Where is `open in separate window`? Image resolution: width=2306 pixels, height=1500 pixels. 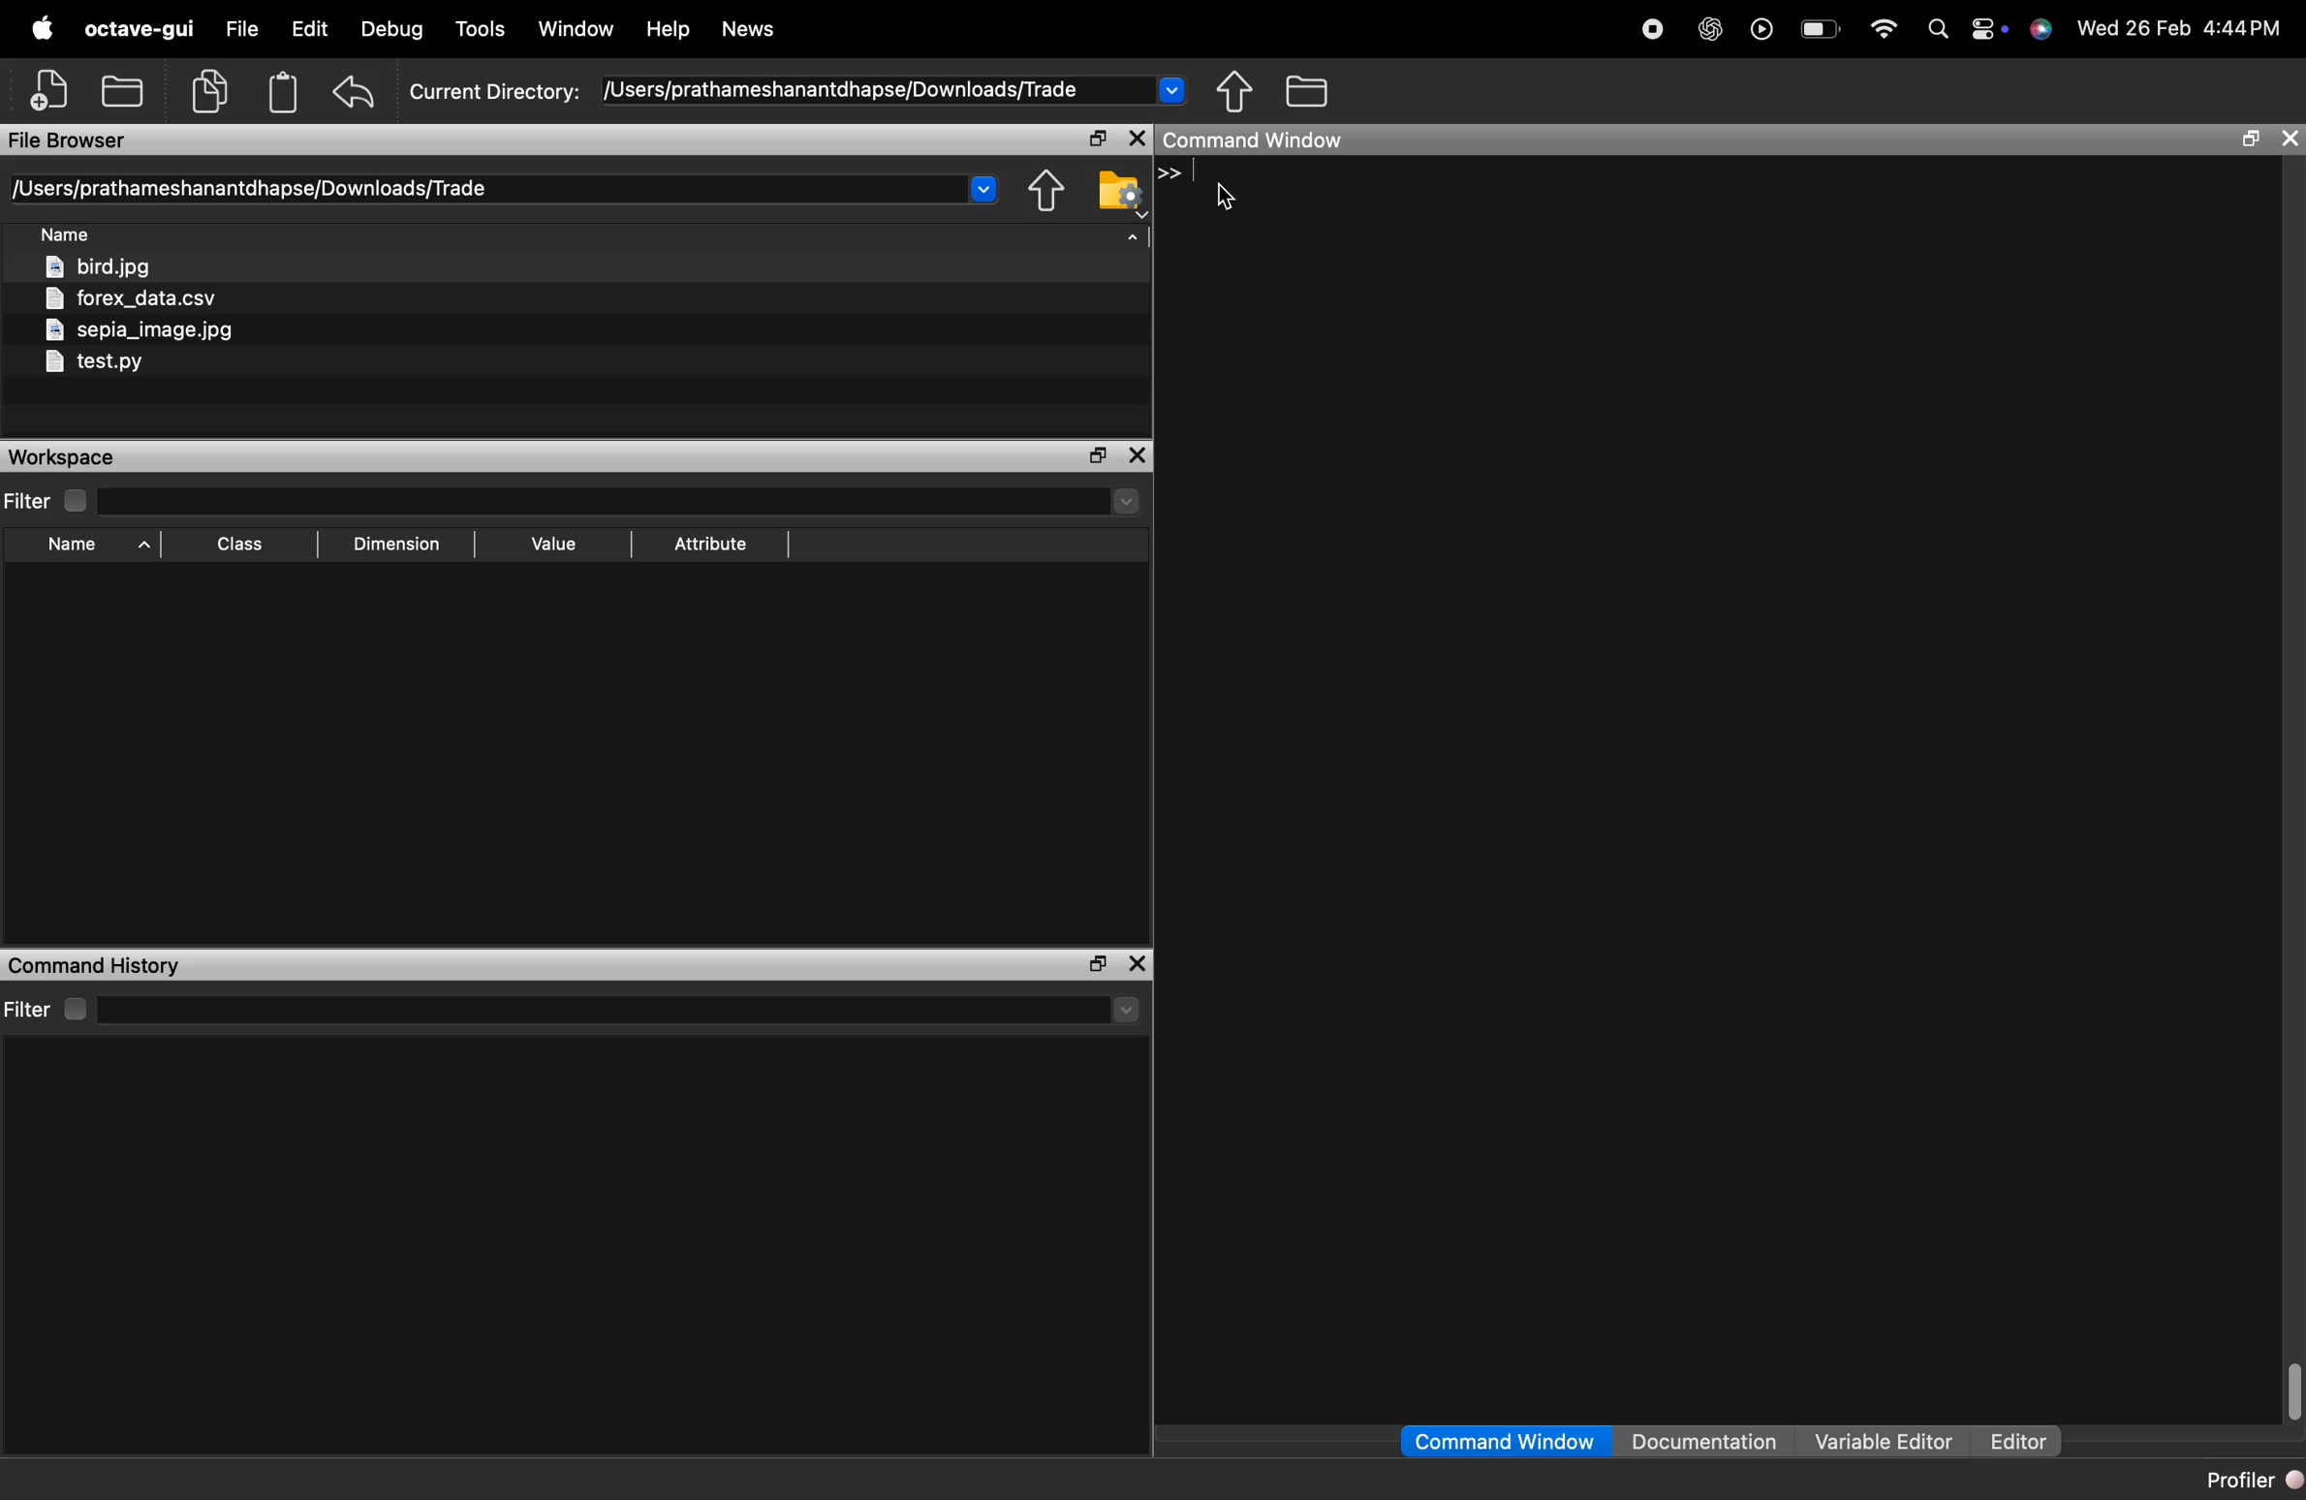 open in separate window is located at coordinates (1102, 455).